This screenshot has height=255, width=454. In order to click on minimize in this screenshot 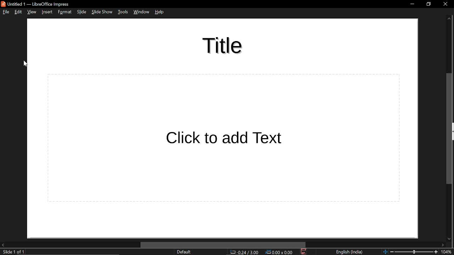, I will do `click(412, 4)`.